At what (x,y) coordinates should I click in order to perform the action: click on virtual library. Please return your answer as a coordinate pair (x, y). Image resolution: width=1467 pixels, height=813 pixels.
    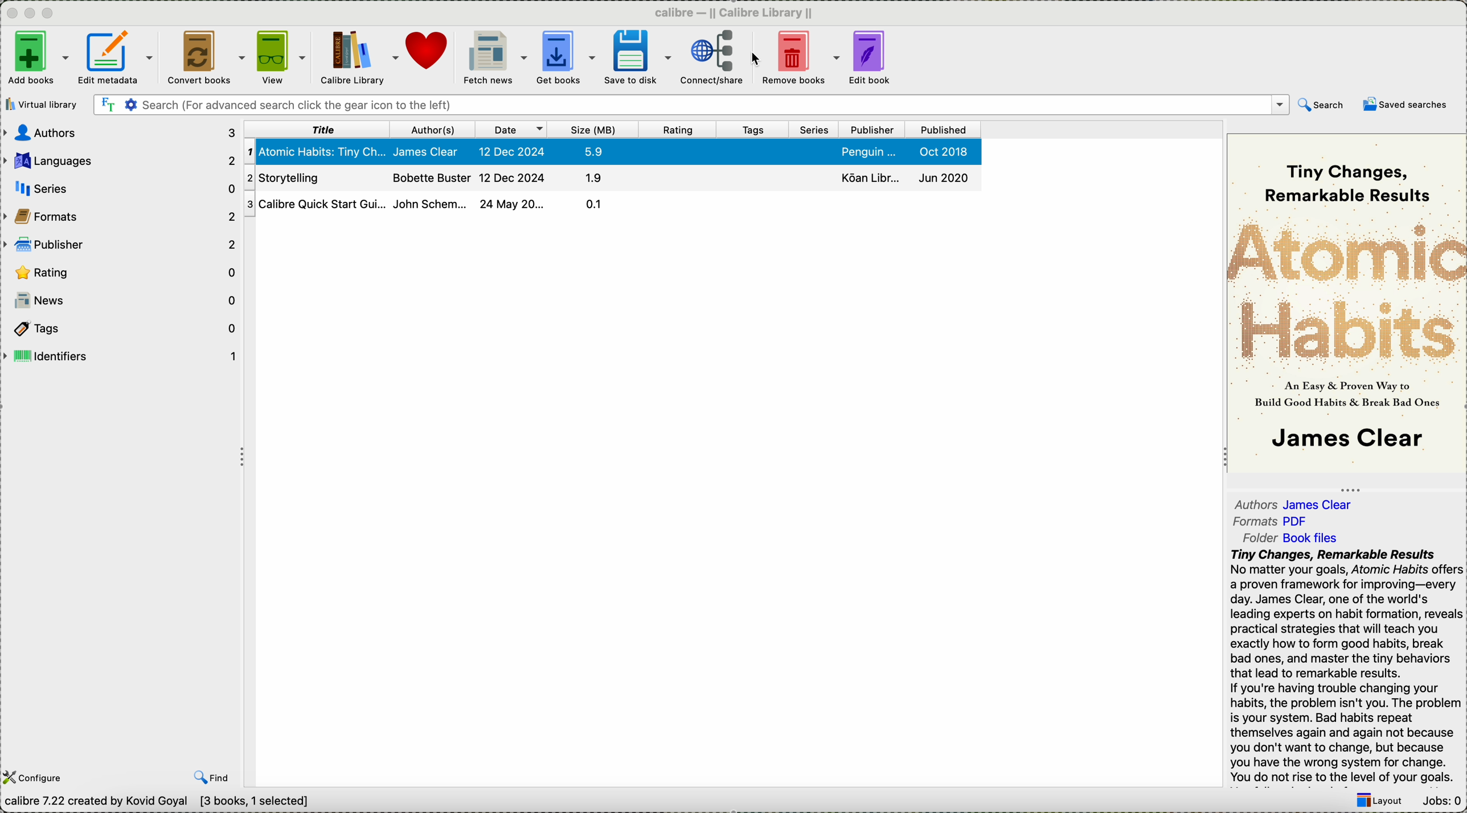
    Looking at the image, I should click on (44, 104).